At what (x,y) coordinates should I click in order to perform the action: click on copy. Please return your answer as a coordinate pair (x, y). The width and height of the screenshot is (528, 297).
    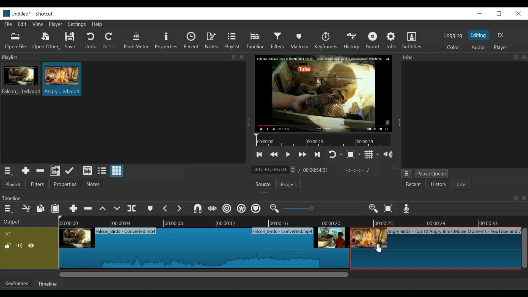
    Looking at the image, I should click on (41, 209).